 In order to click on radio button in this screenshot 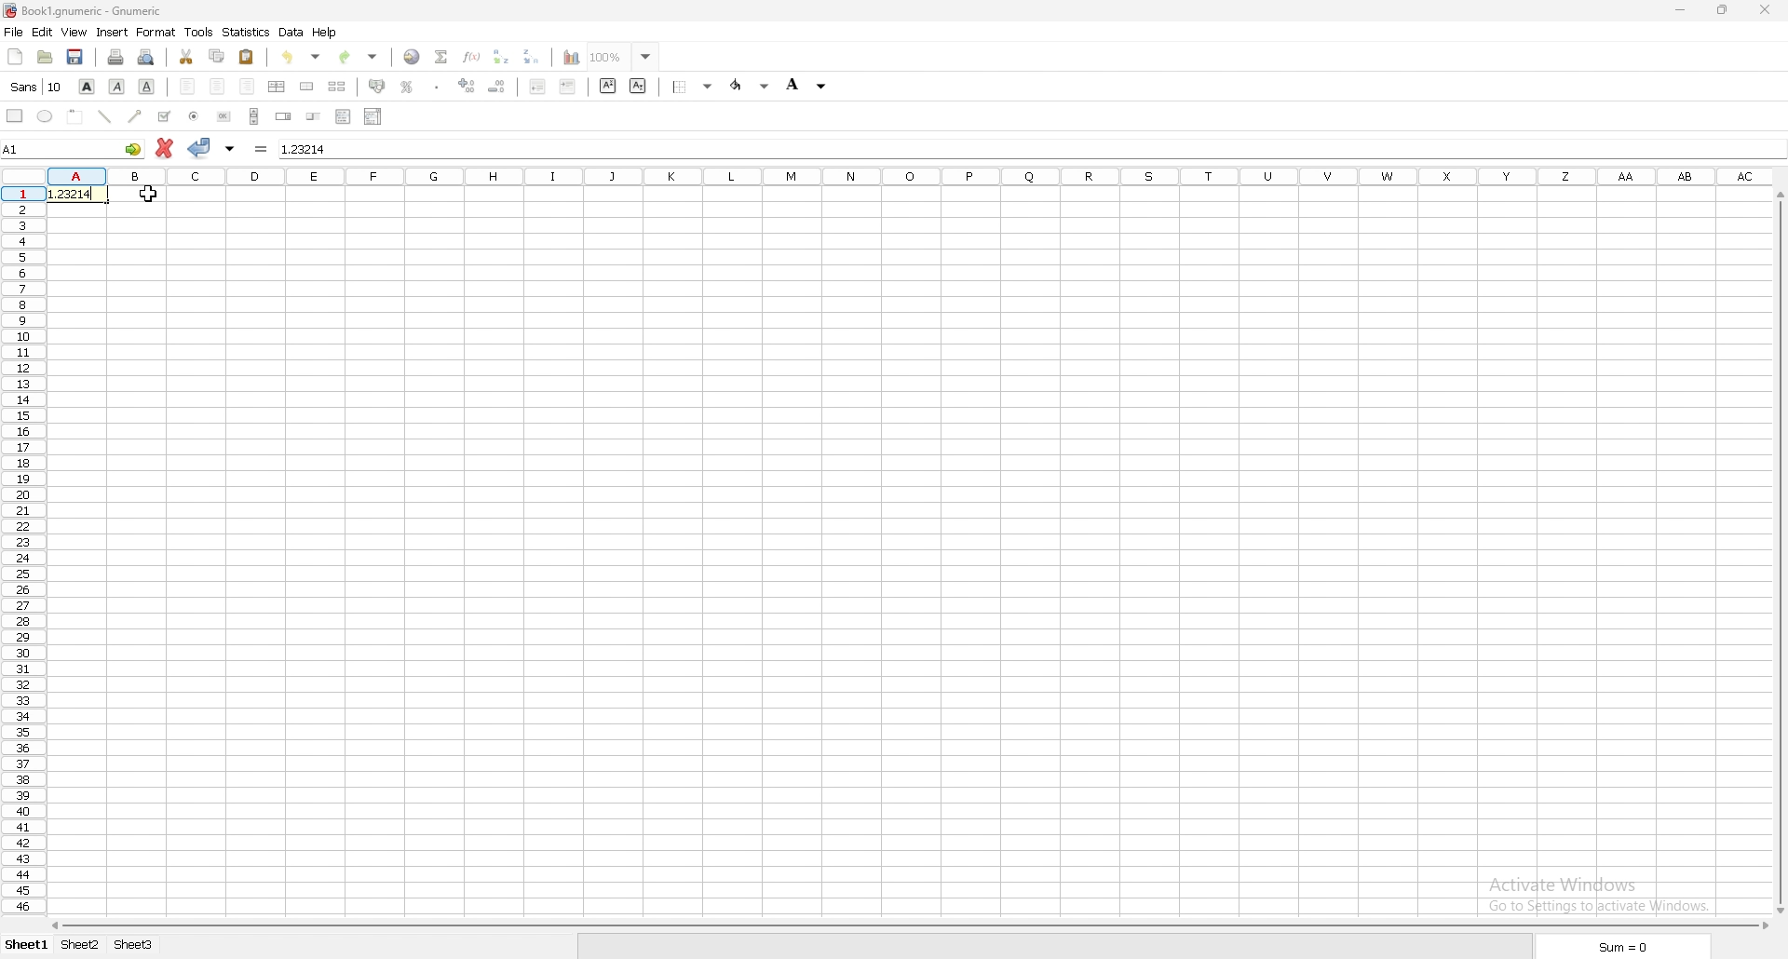, I will do `click(195, 116)`.